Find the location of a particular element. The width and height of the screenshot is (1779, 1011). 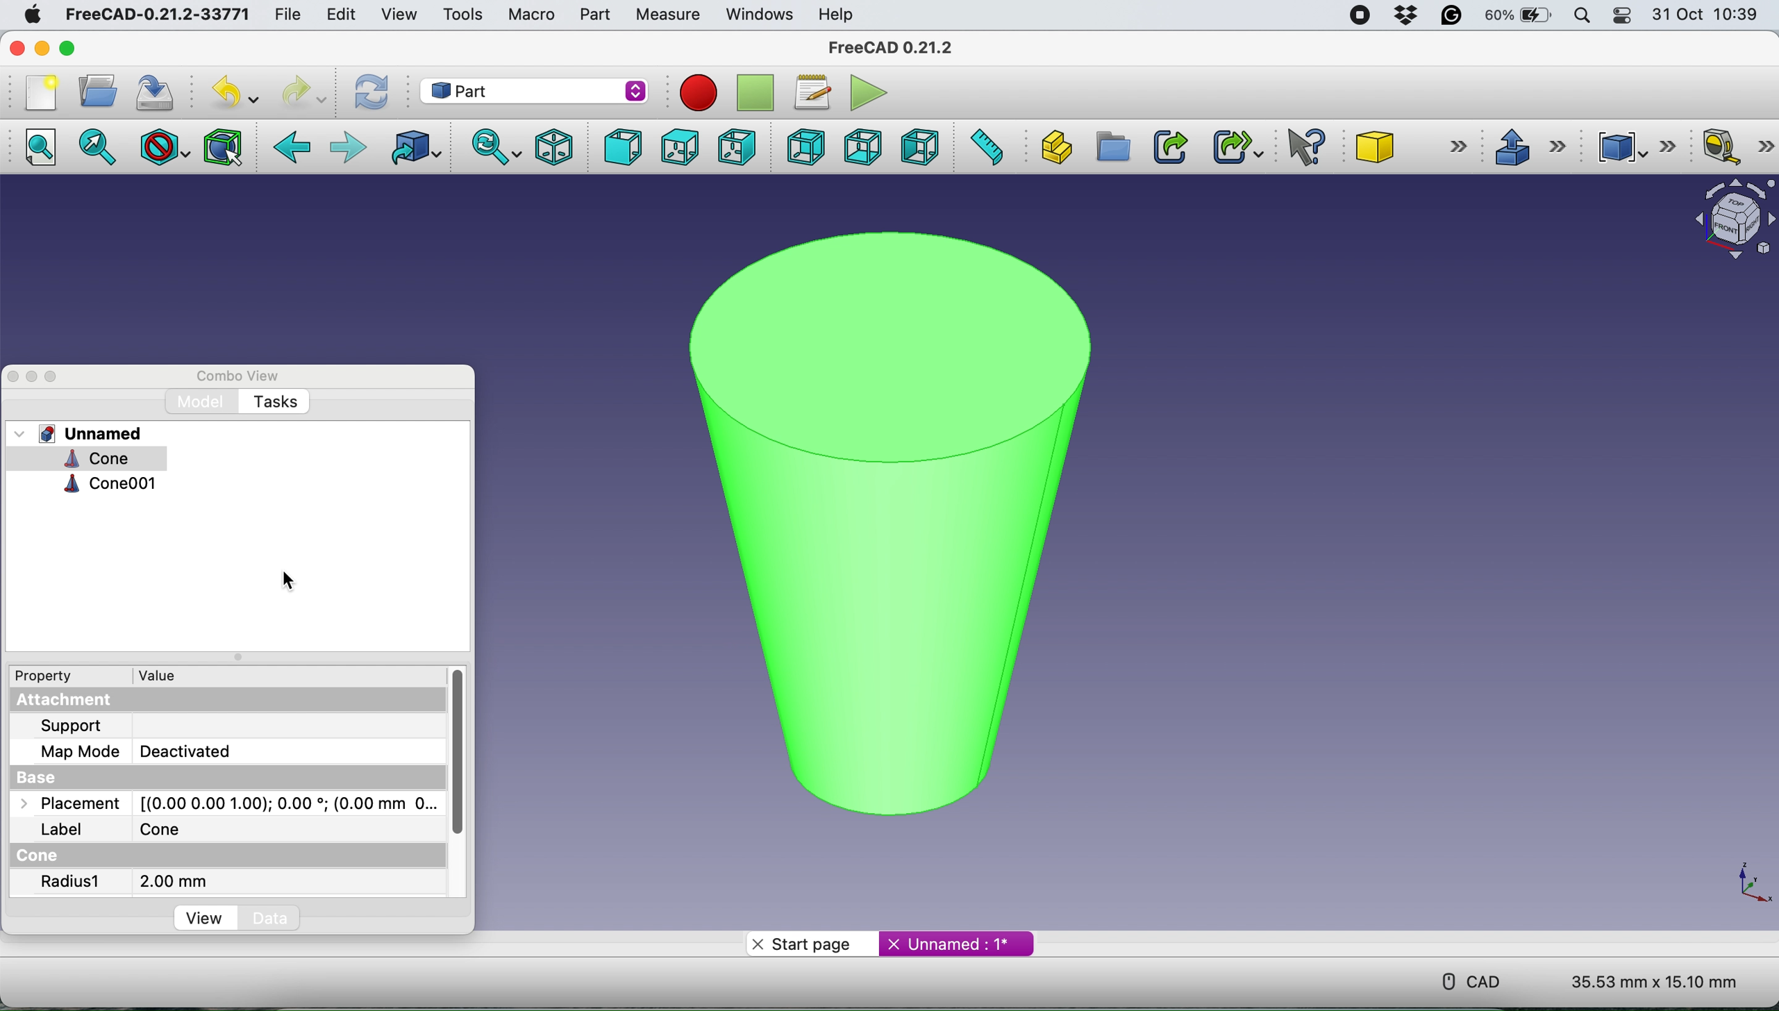

file is located at coordinates (282, 14).